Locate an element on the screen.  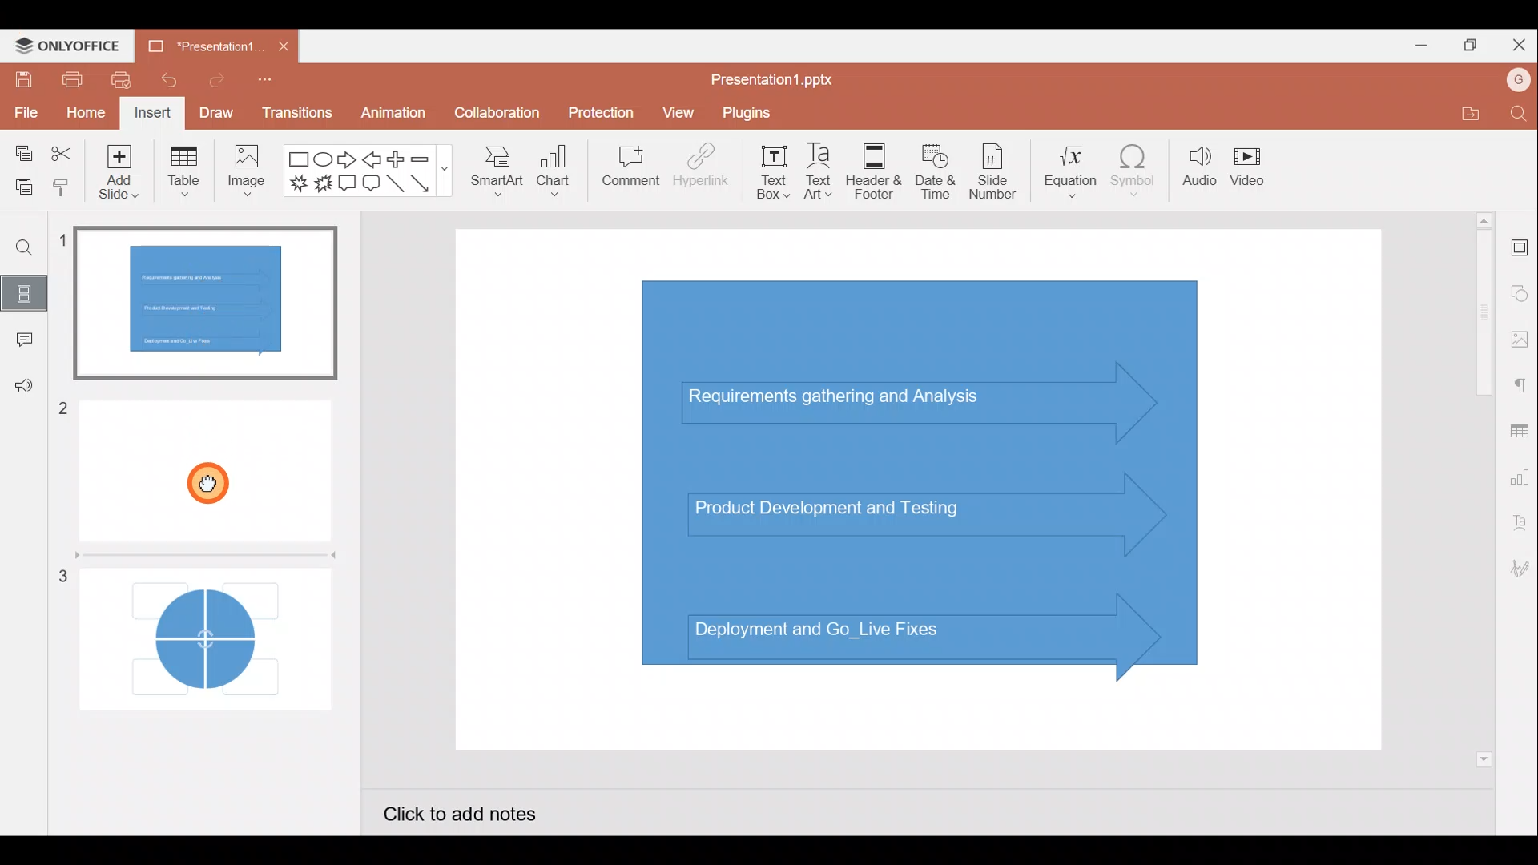
Protection is located at coordinates (598, 109).